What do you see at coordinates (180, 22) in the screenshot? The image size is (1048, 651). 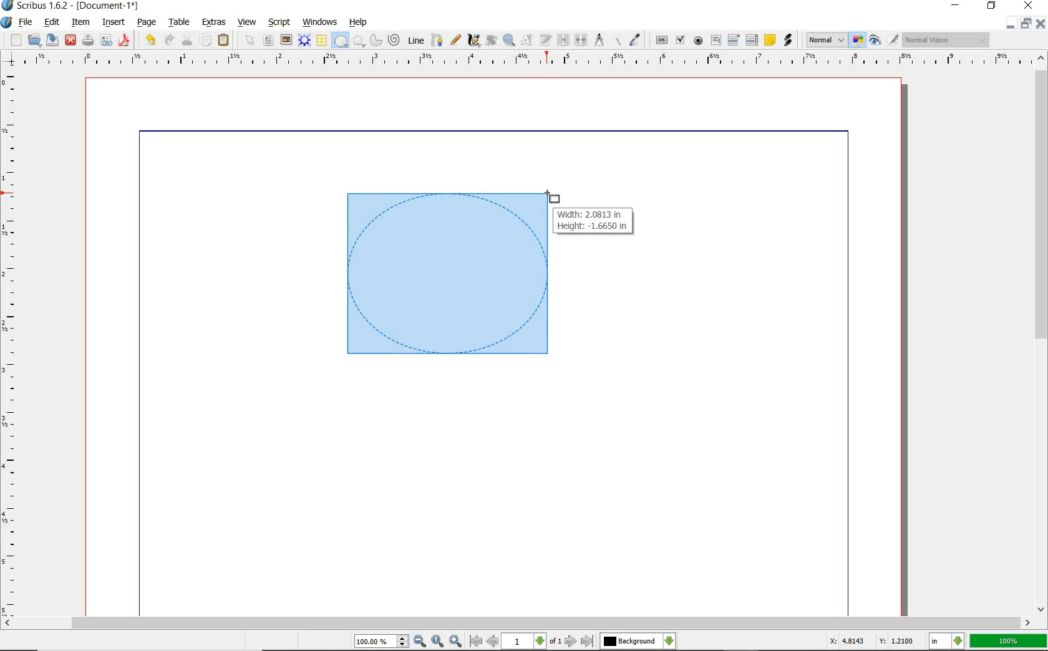 I see `TABLE` at bounding box center [180, 22].